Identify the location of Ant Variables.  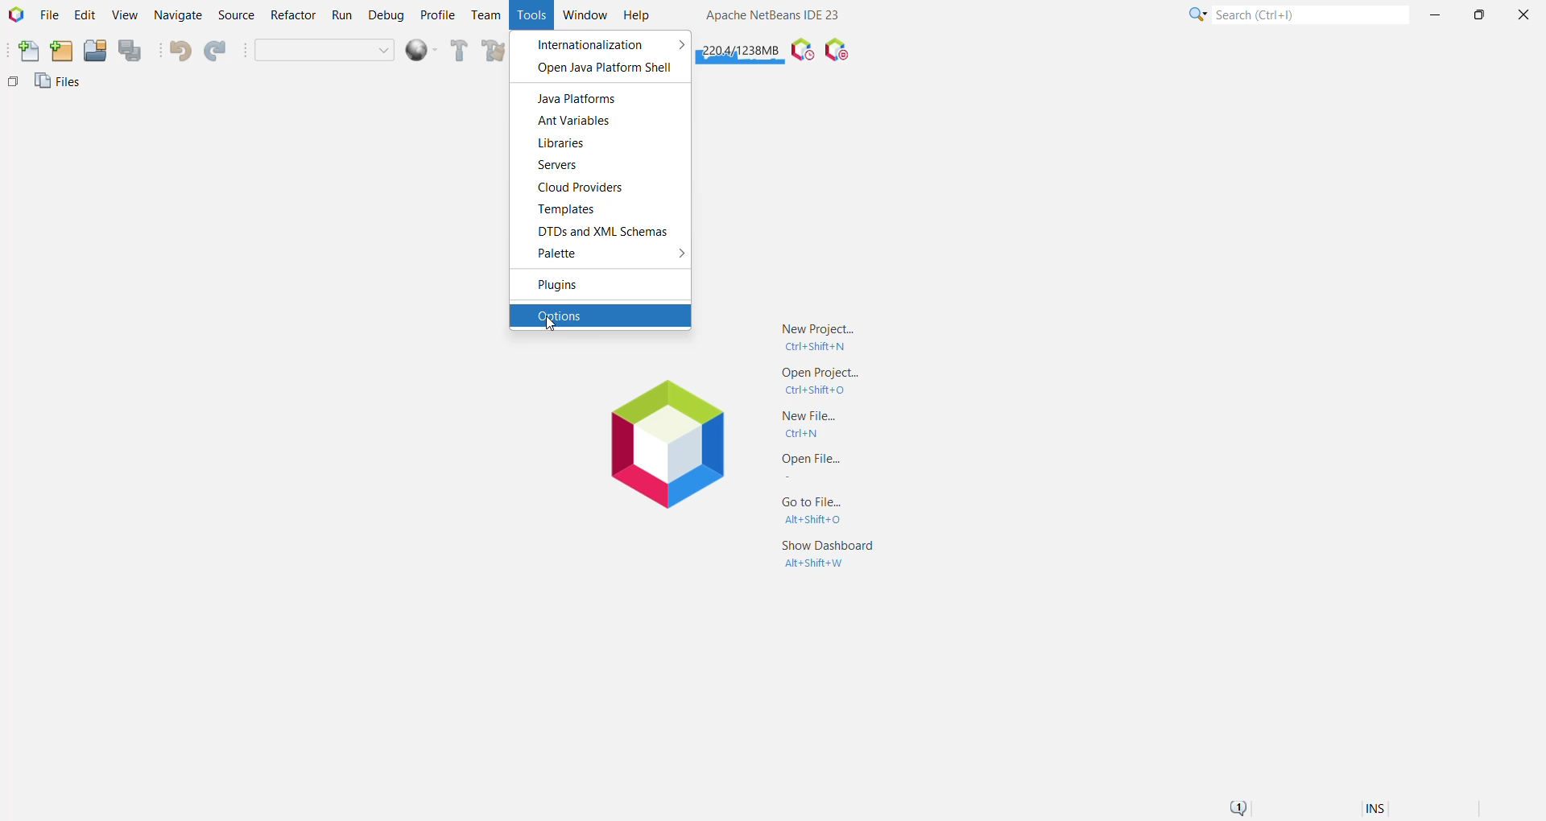
(573, 122).